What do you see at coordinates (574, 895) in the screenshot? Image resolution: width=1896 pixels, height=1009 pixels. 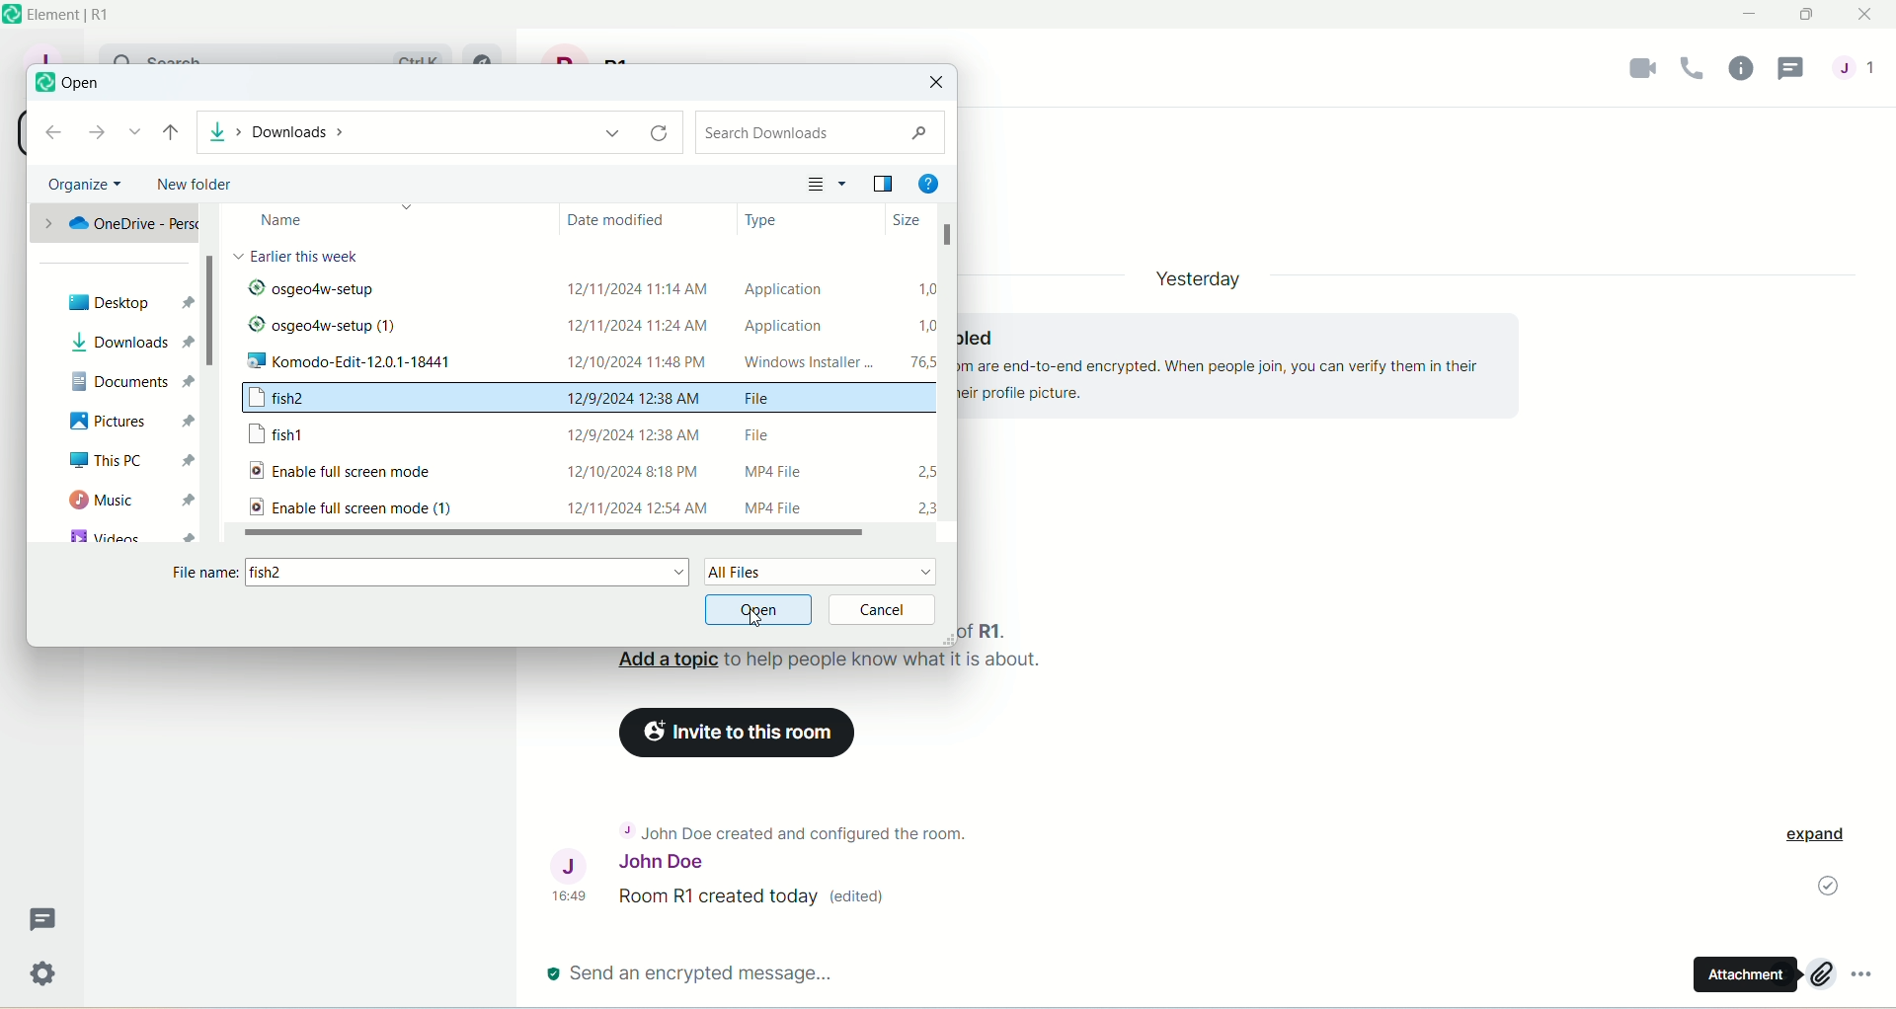 I see `time` at bounding box center [574, 895].